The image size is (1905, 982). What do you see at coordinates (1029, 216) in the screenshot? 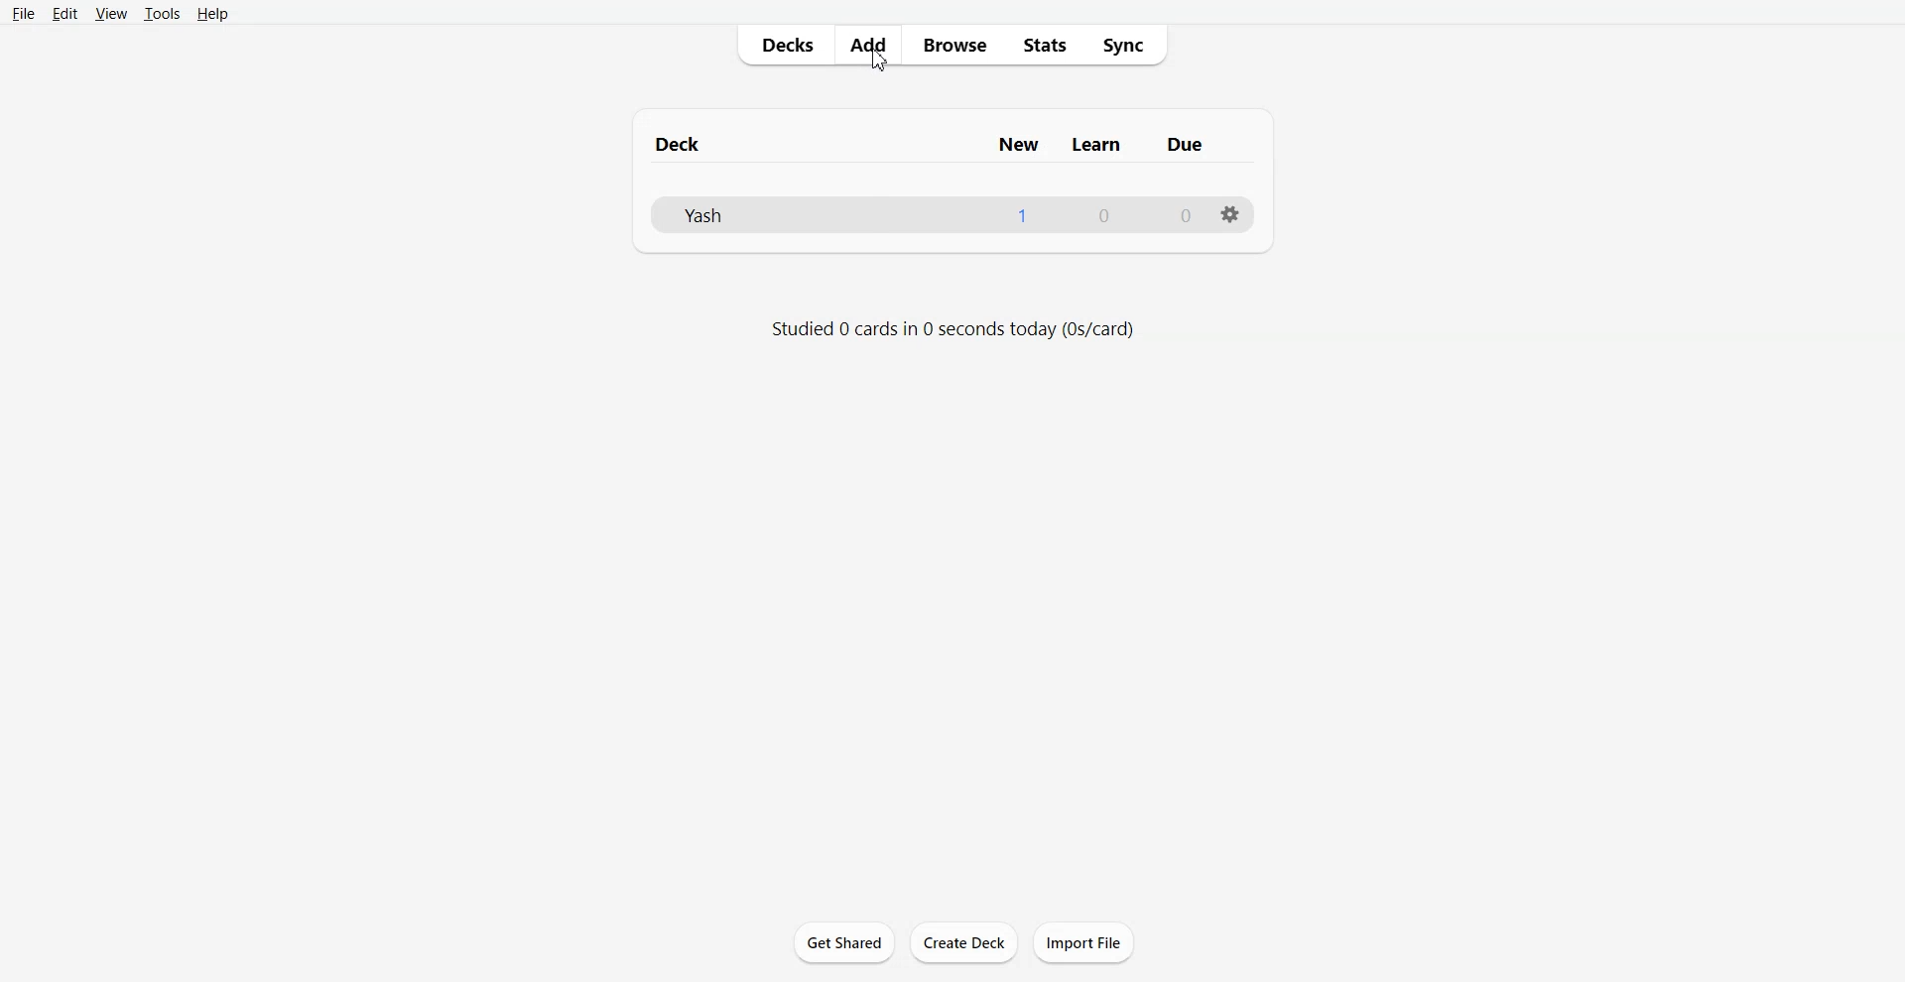
I see `1` at bounding box center [1029, 216].